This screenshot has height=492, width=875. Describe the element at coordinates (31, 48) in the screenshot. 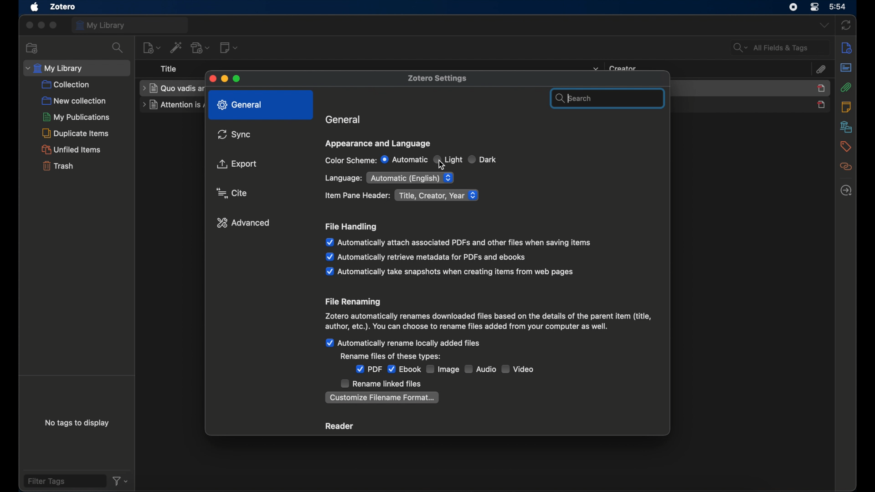

I see `new collection` at that location.